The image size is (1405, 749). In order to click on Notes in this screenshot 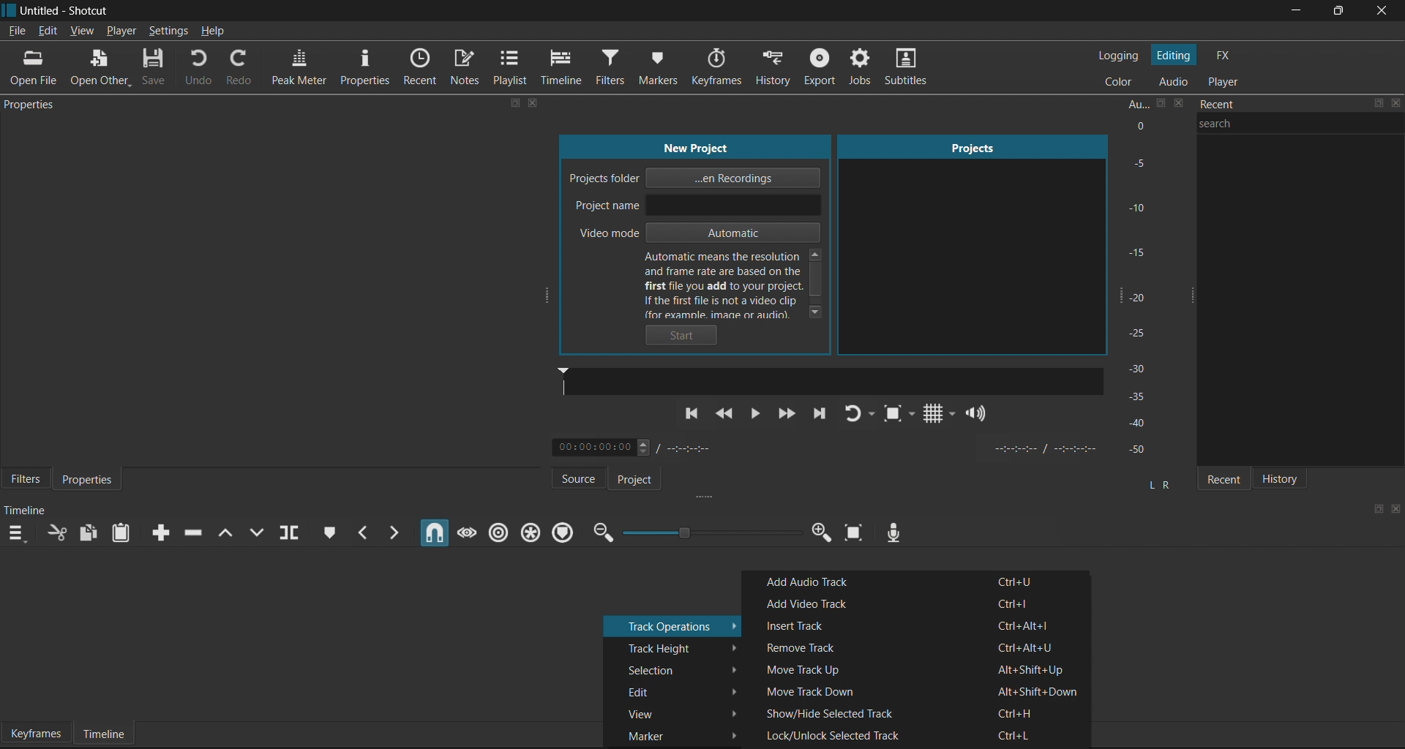, I will do `click(466, 69)`.